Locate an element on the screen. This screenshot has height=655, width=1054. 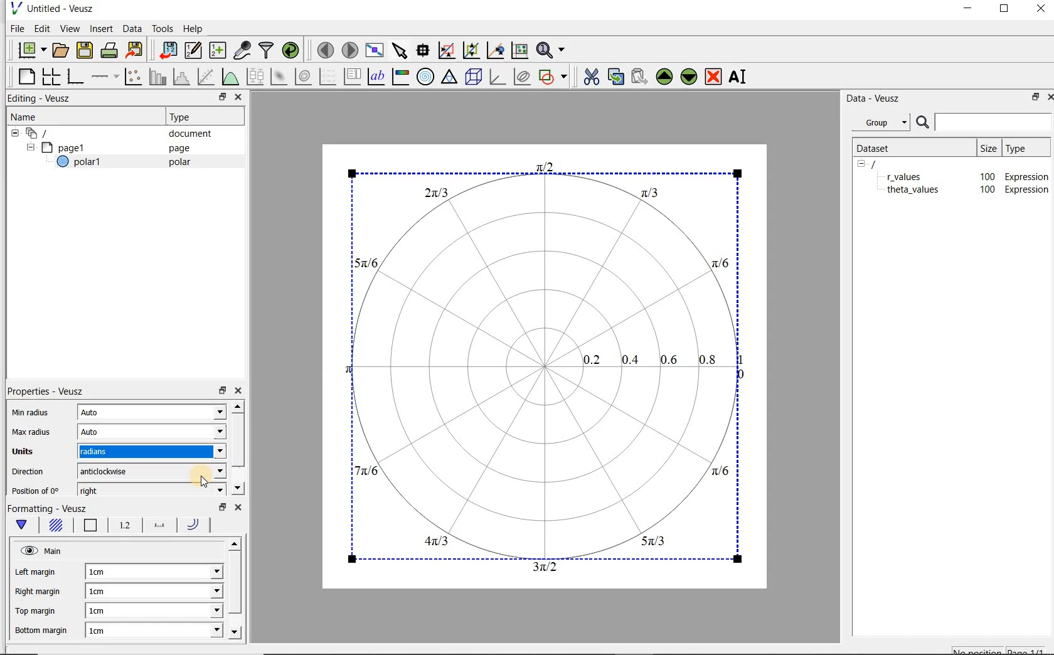
filter data is located at coordinates (267, 51).